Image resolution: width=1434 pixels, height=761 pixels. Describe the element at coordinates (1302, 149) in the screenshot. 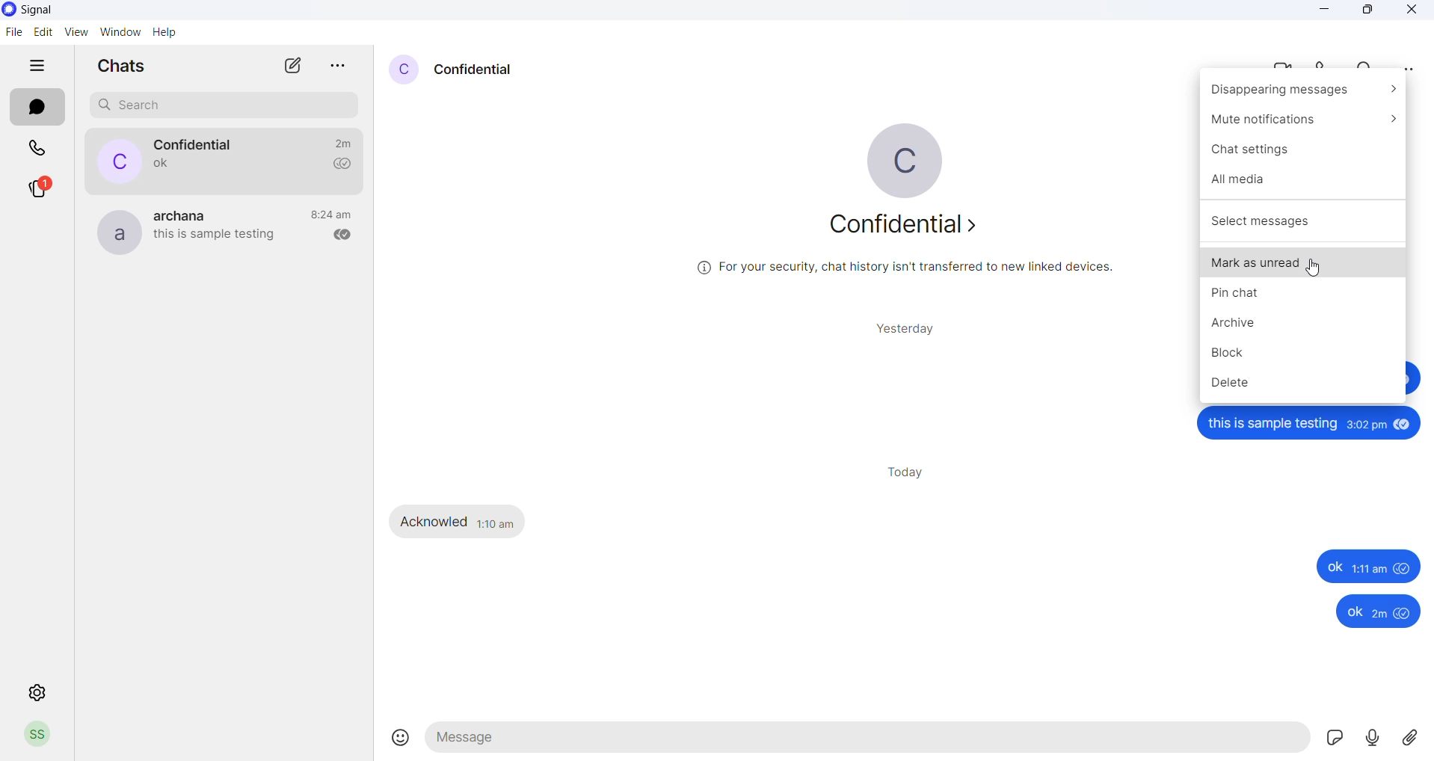

I see `chat settings` at that location.